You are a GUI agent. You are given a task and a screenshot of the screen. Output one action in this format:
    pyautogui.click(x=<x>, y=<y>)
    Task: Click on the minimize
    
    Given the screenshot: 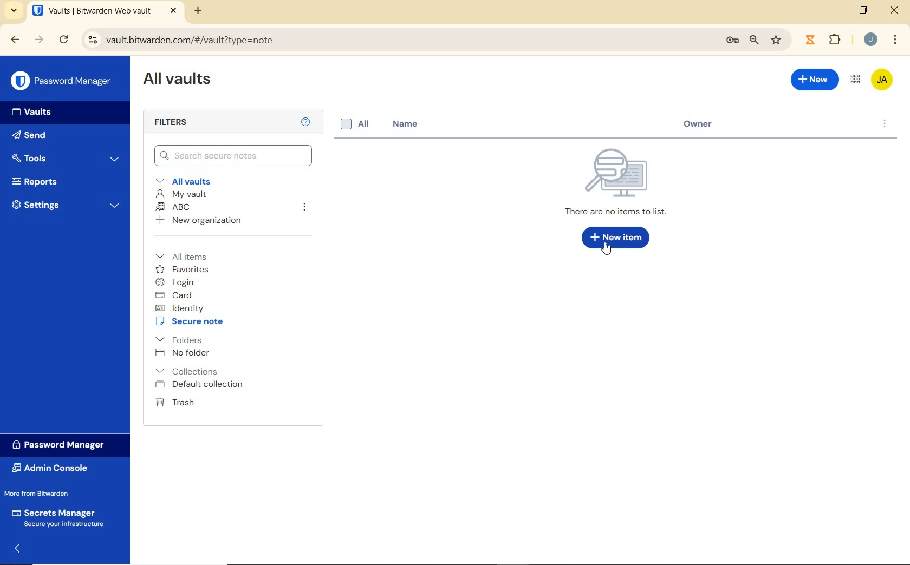 What is the action you would take?
    pyautogui.click(x=833, y=10)
    